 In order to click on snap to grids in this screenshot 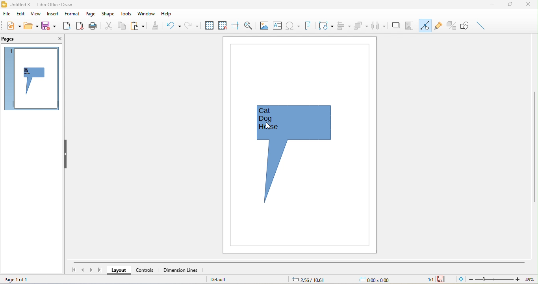, I will do `click(223, 26)`.